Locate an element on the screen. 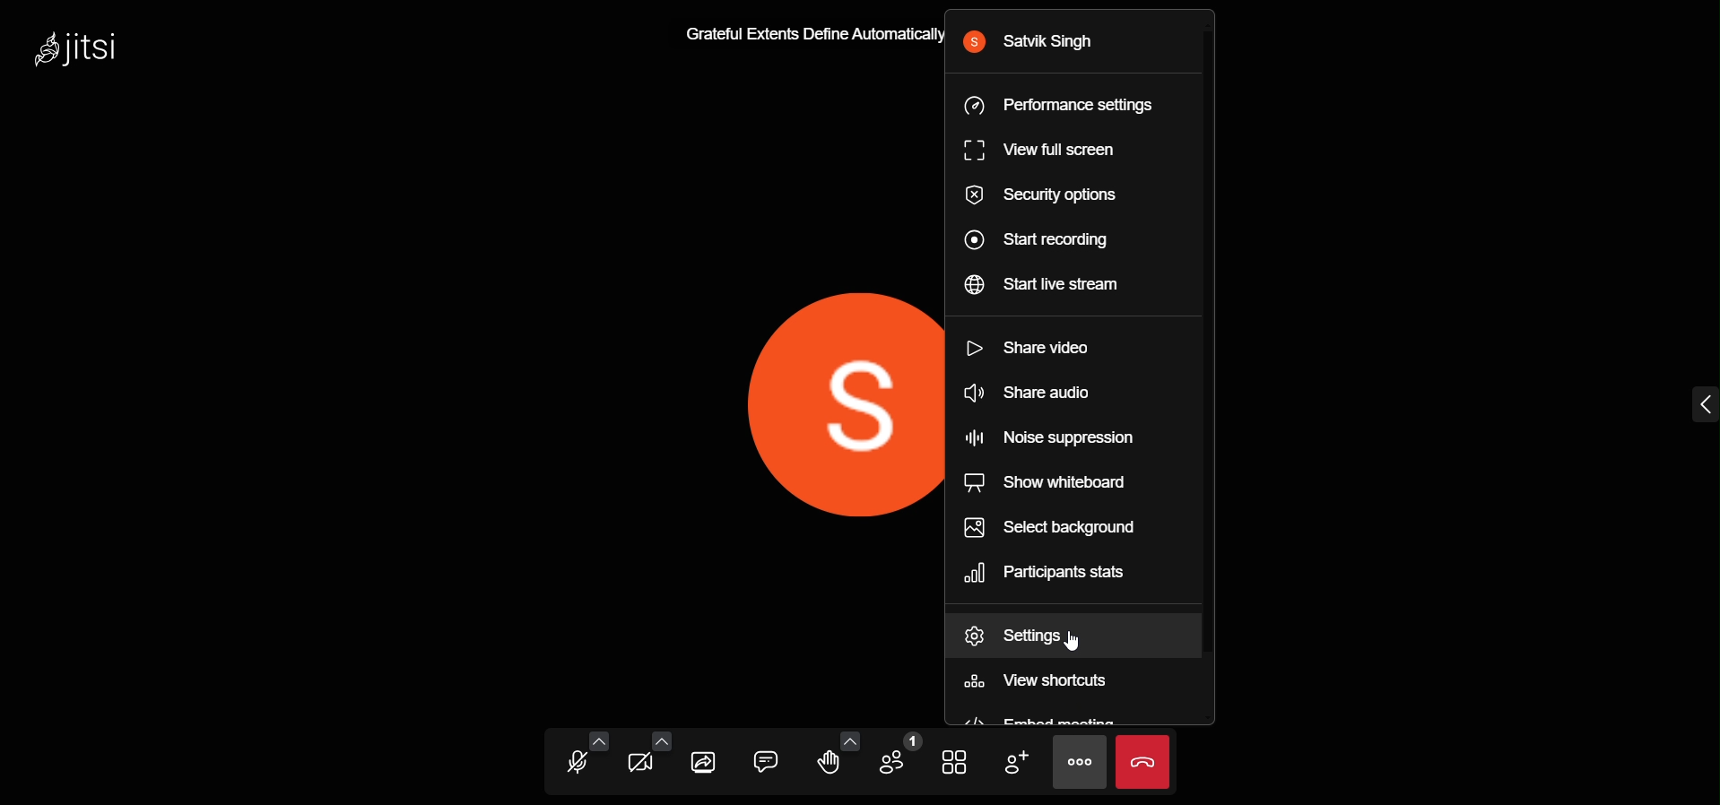 The width and height of the screenshot is (1720, 805). user name is located at coordinates (1037, 46).